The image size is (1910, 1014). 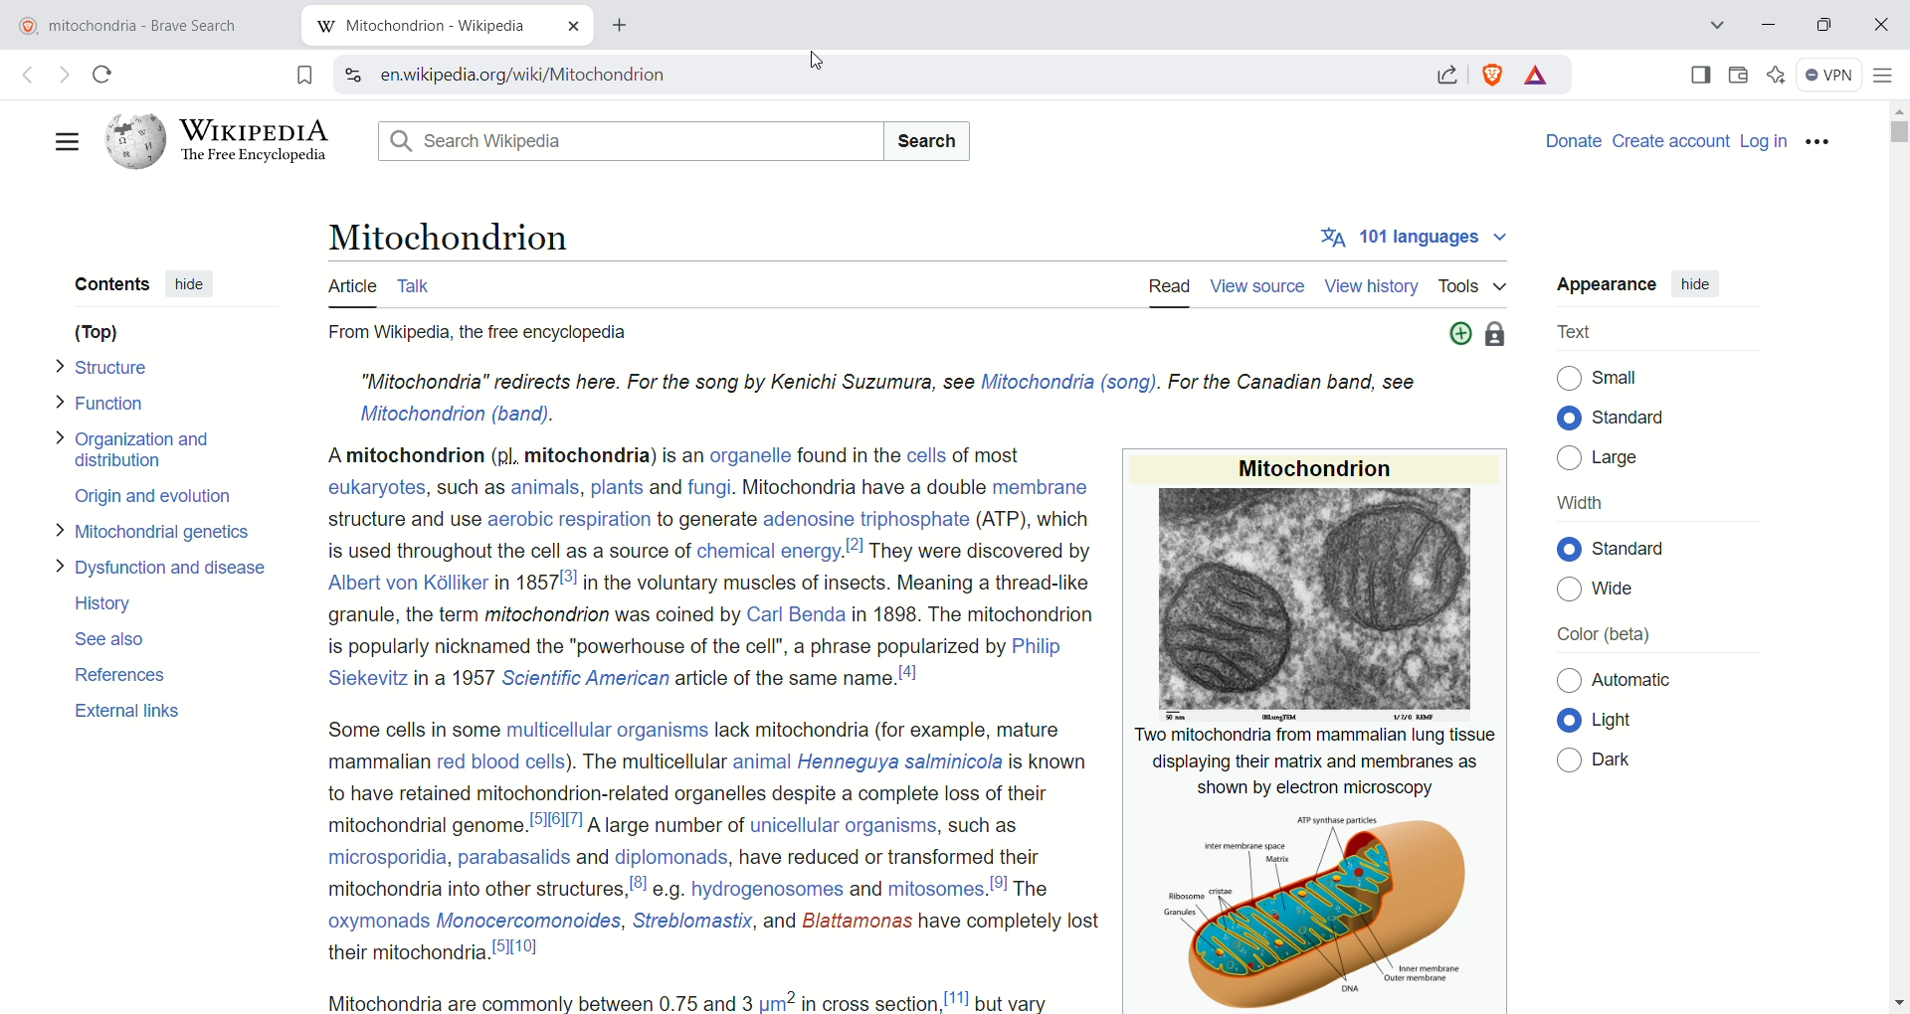 What do you see at coordinates (623, 25) in the screenshot?
I see `add new tab` at bounding box center [623, 25].